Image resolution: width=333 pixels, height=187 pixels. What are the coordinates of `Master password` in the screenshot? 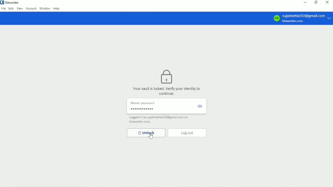 It's located at (166, 106).